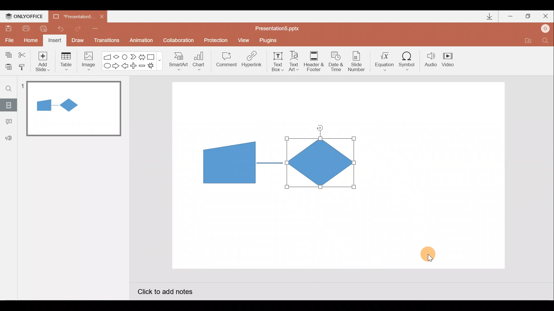 This screenshot has width=554, height=311. What do you see at coordinates (511, 17) in the screenshot?
I see `Minimize` at bounding box center [511, 17].